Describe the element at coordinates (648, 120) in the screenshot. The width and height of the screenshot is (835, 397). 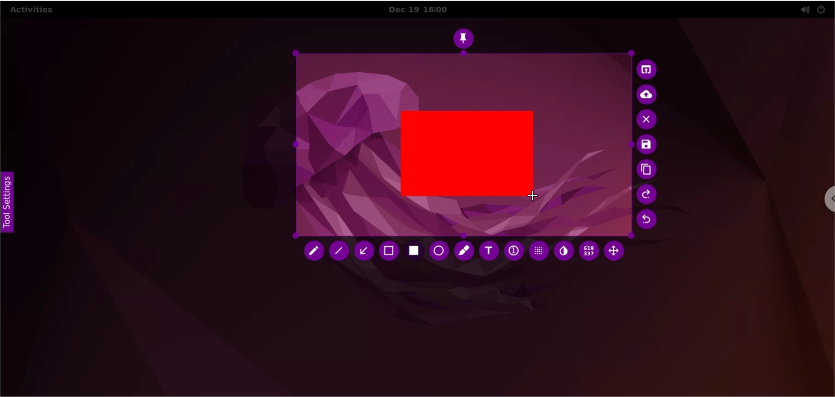
I see `cancel capture` at that location.